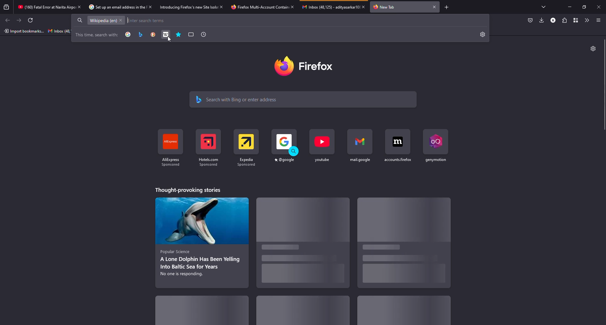 The image size is (606, 325). I want to click on stories, so click(402, 312).